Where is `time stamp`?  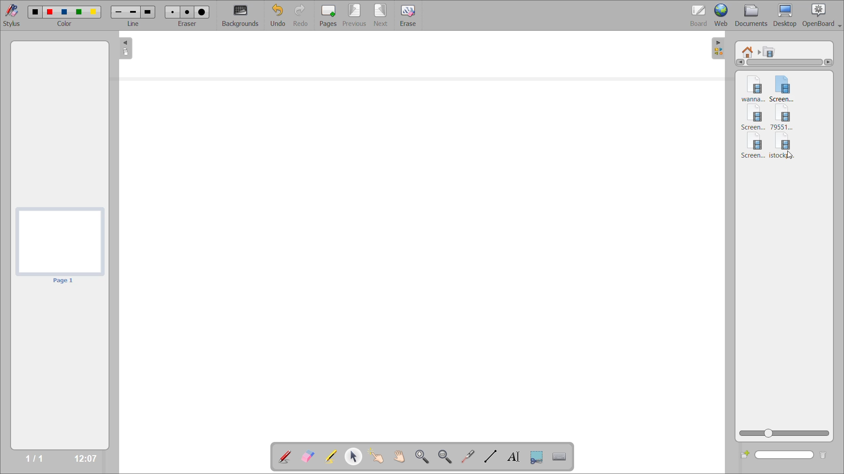
time stamp is located at coordinates (82, 457).